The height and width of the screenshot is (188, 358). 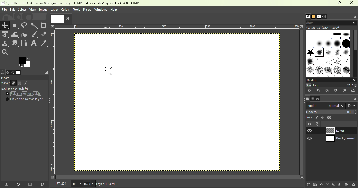 I want to click on The active background color, so click(x=25, y=62).